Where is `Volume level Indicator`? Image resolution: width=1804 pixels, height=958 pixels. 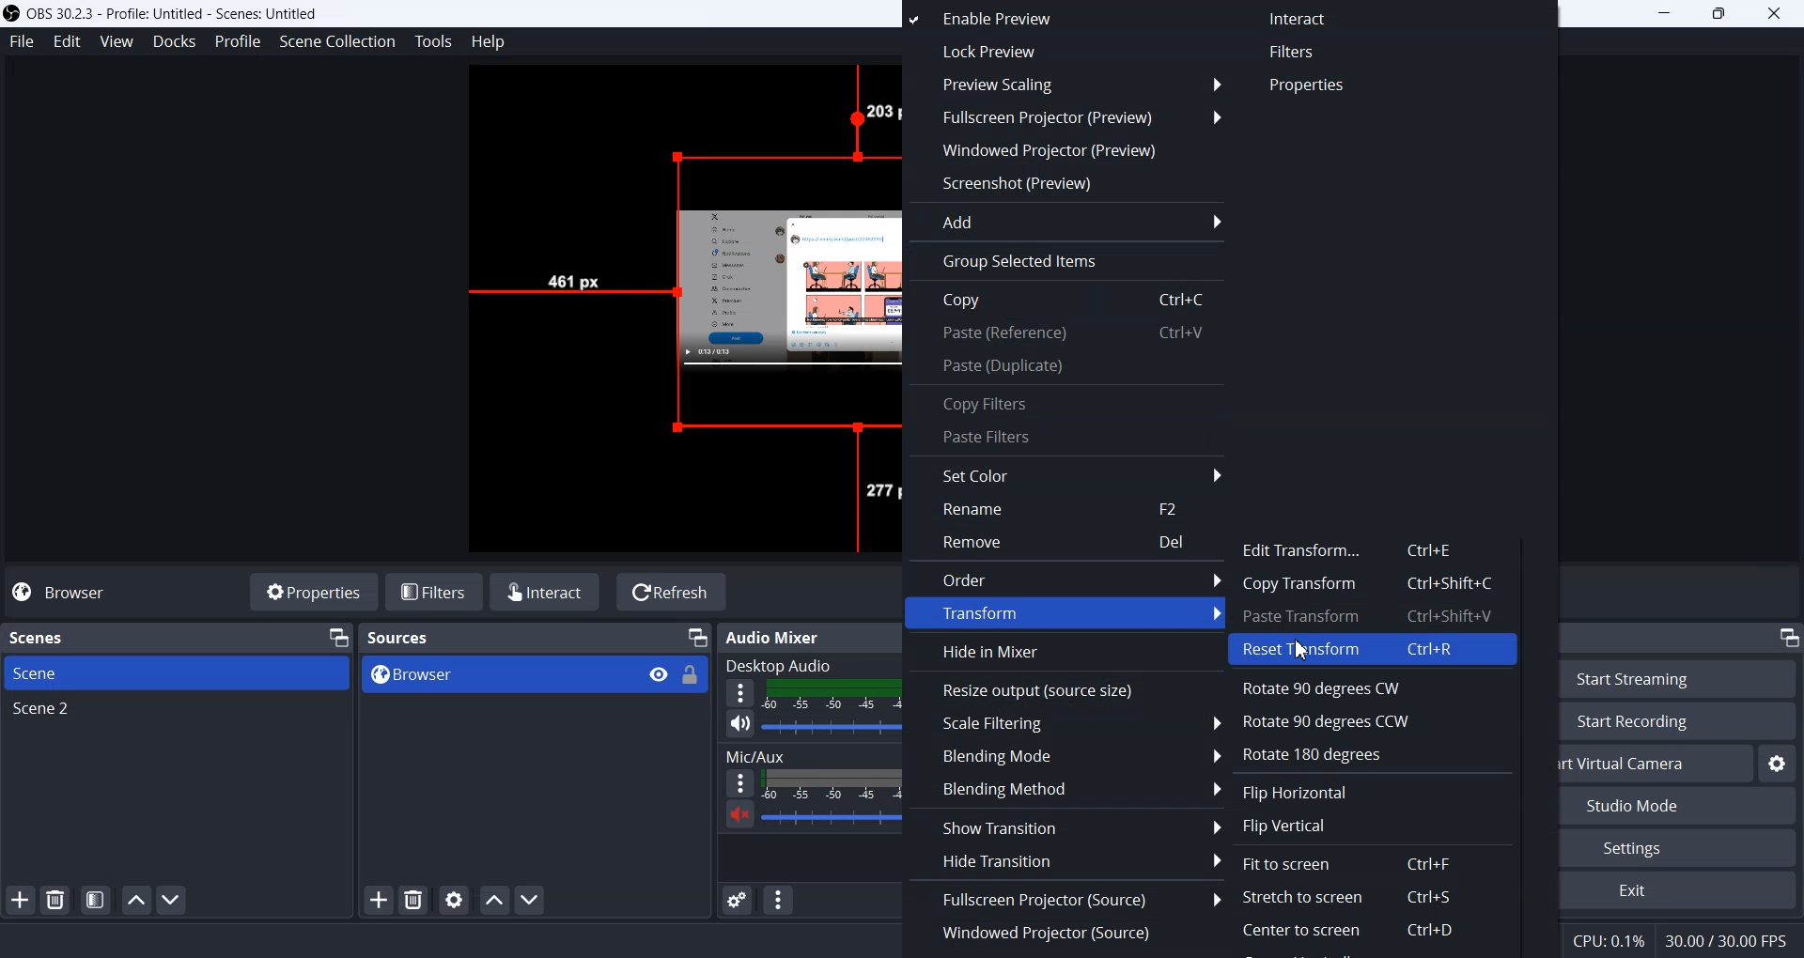 Volume level Indicator is located at coordinates (832, 696).